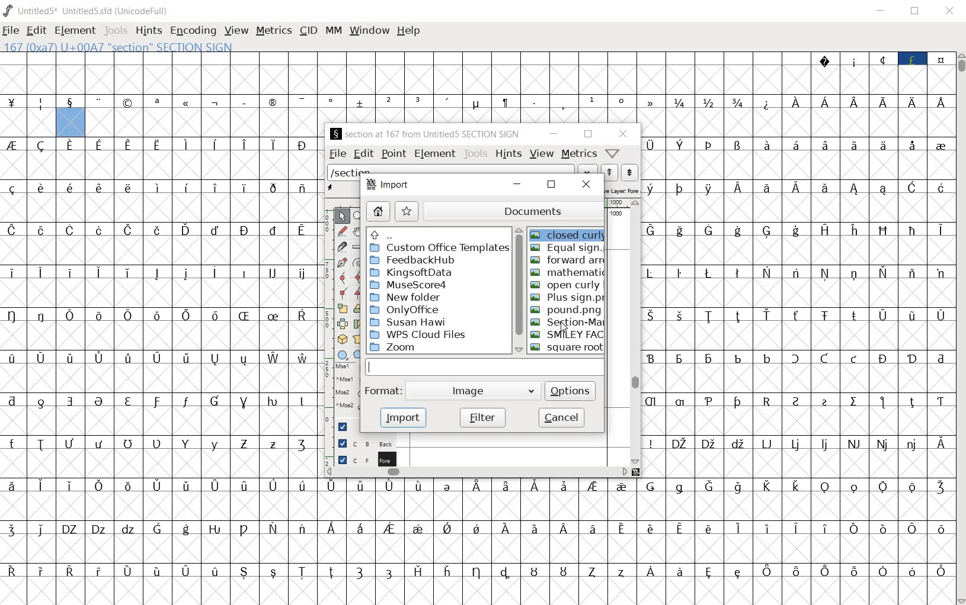 This screenshot has height=605, width=966. I want to click on flip the selection, so click(342, 323).